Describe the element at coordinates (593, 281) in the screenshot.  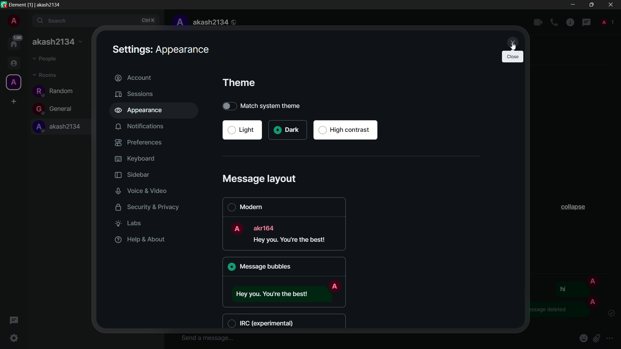
I see `profile icon` at that location.